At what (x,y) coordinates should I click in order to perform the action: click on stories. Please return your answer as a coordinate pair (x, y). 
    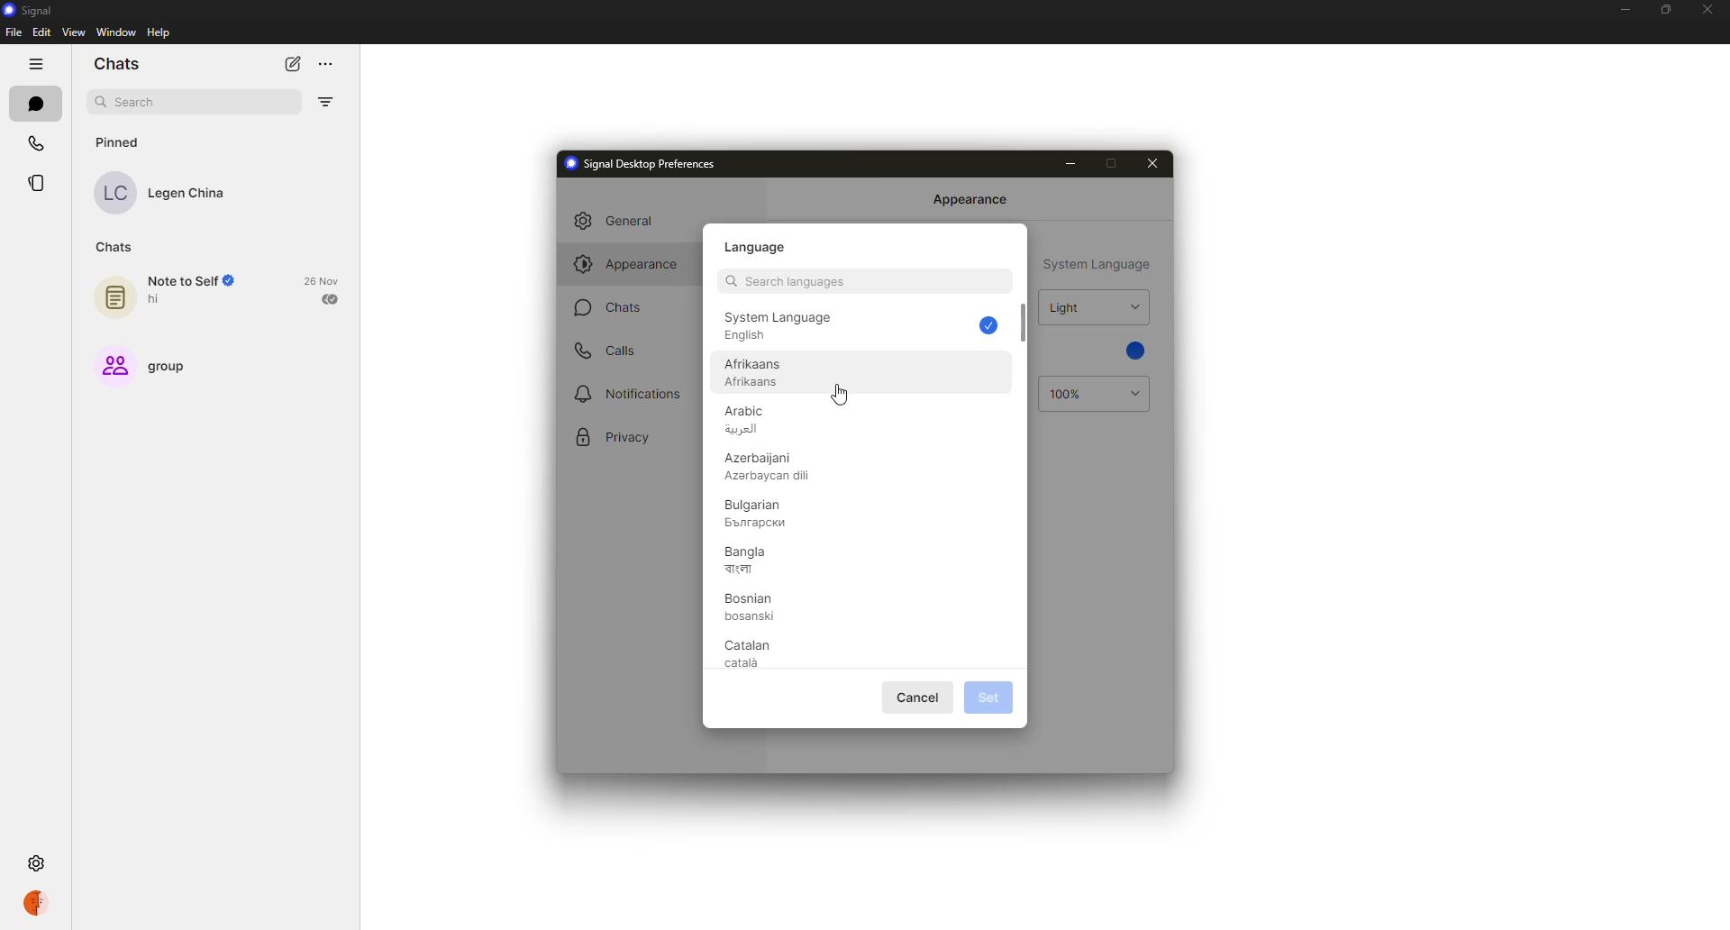
    Looking at the image, I should click on (39, 183).